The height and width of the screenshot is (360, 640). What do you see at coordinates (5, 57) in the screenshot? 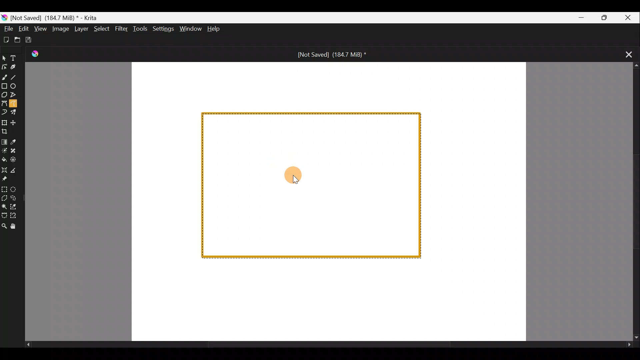
I see `Select shapes` at bounding box center [5, 57].